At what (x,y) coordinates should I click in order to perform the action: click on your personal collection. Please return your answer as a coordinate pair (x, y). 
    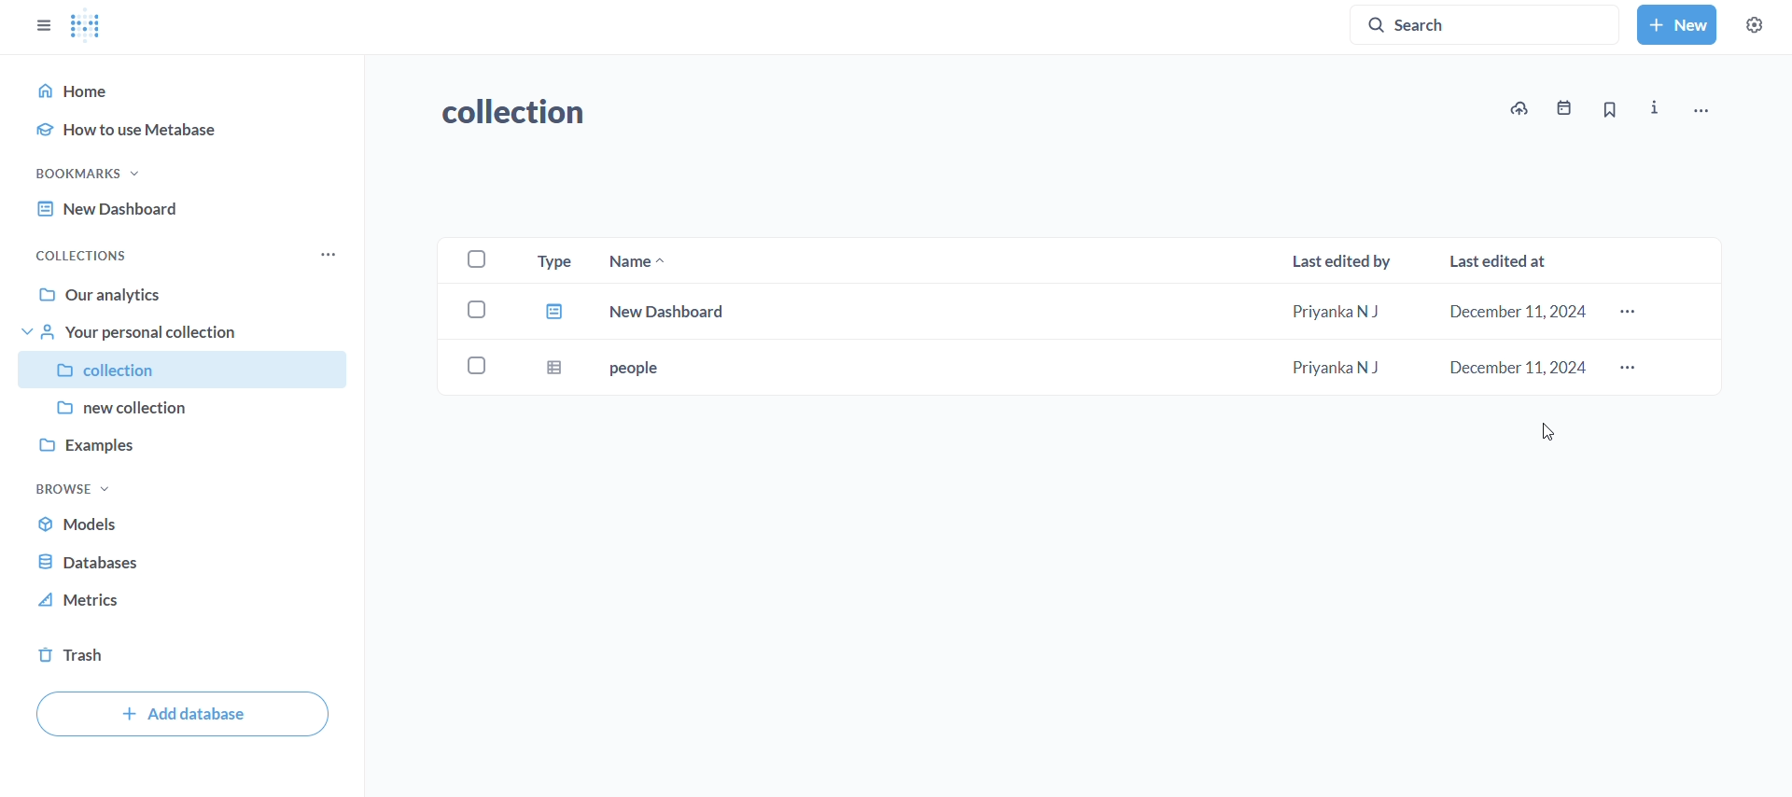
    Looking at the image, I should click on (177, 332).